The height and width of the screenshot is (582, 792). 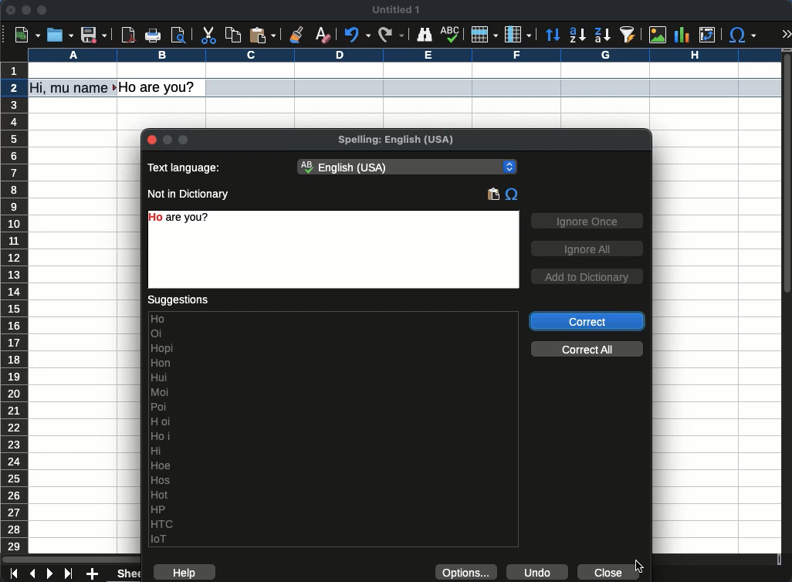 I want to click on column, so click(x=518, y=34).